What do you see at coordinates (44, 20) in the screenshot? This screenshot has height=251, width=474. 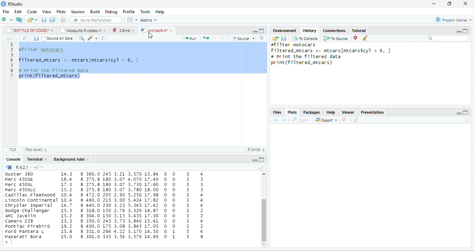 I see `save` at bounding box center [44, 20].